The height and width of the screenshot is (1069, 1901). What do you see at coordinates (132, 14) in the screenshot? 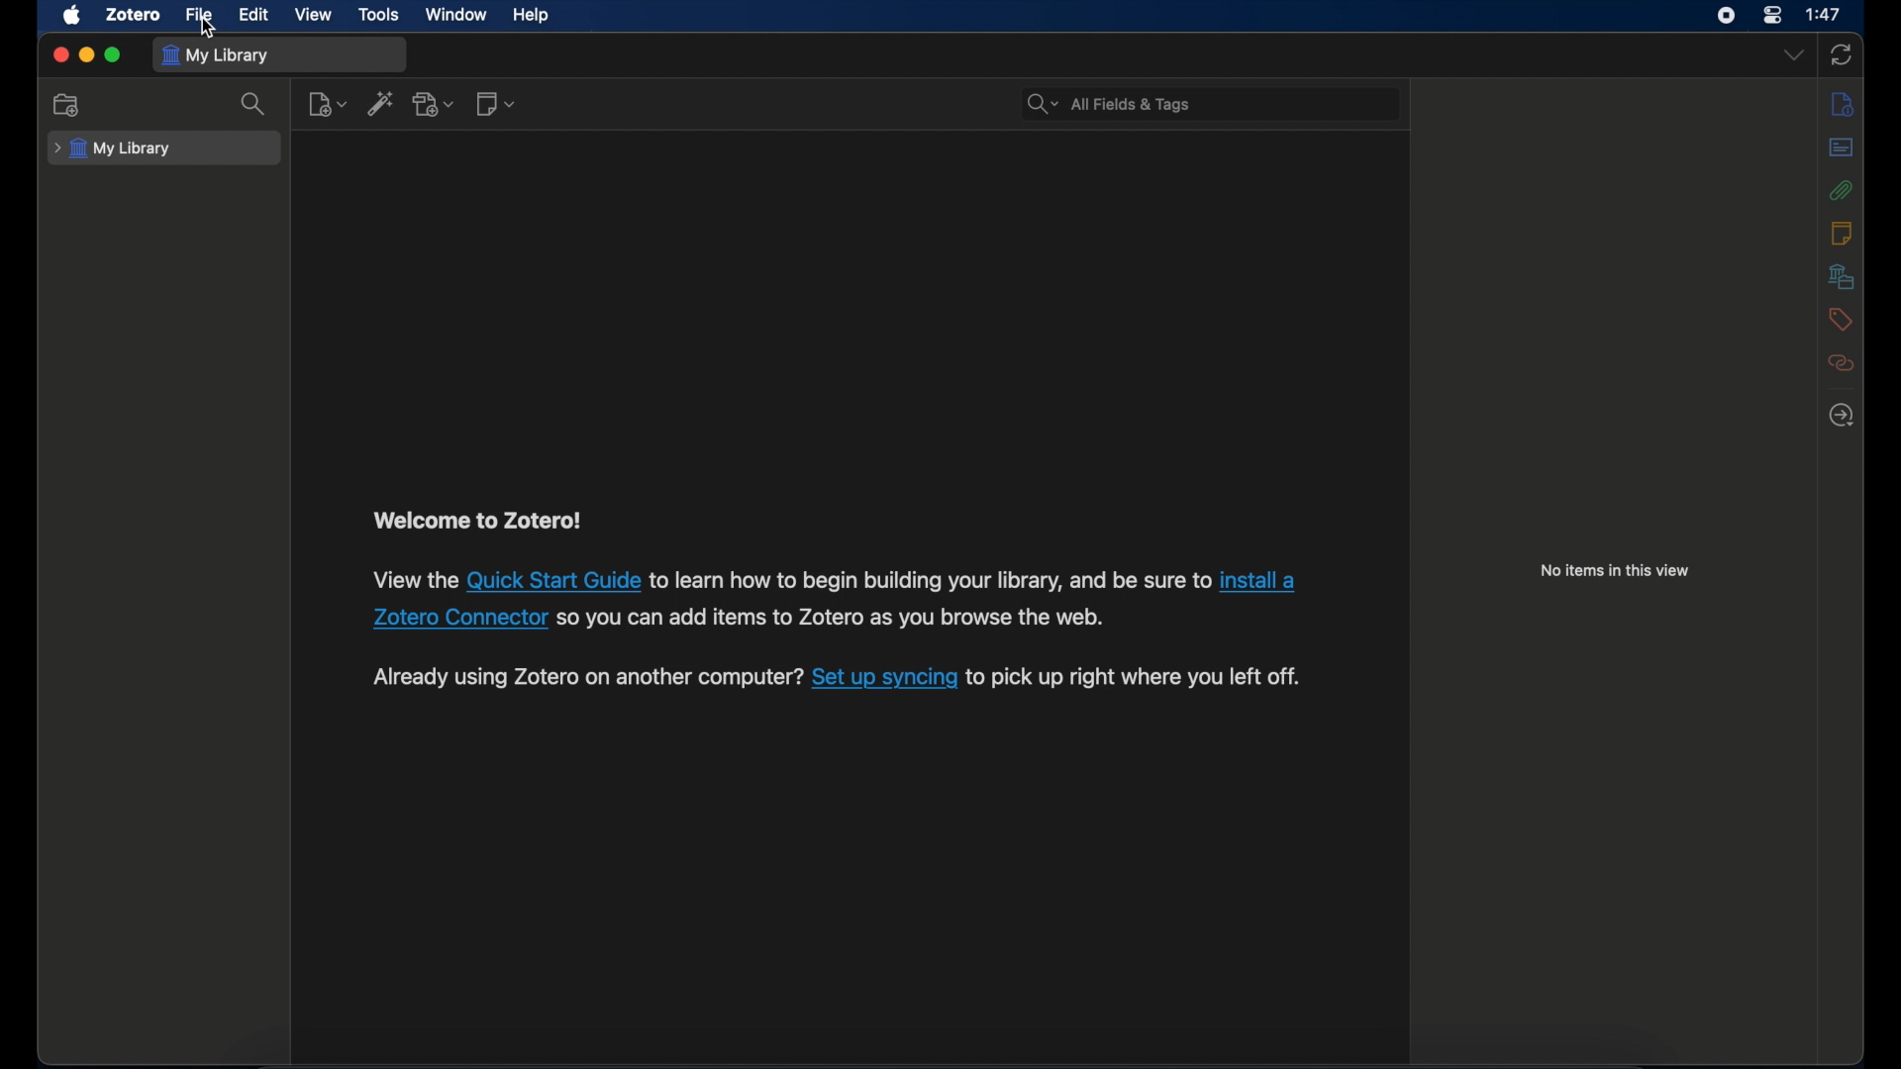
I see `zotero` at bounding box center [132, 14].